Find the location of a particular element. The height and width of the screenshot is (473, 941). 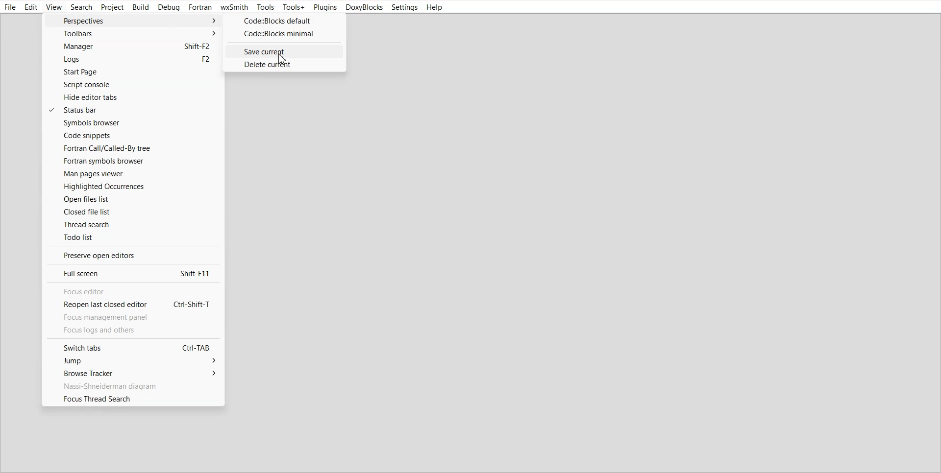

Tools is located at coordinates (265, 7).